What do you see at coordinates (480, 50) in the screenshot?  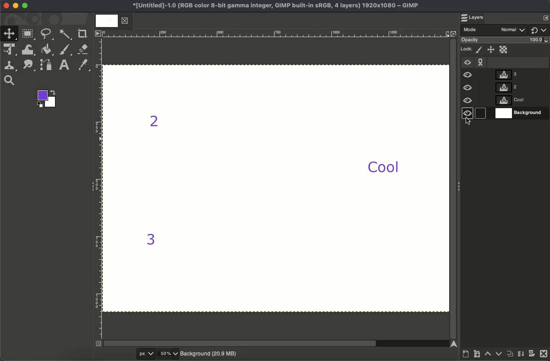 I see `Lock pixels` at bounding box center [480, 50].